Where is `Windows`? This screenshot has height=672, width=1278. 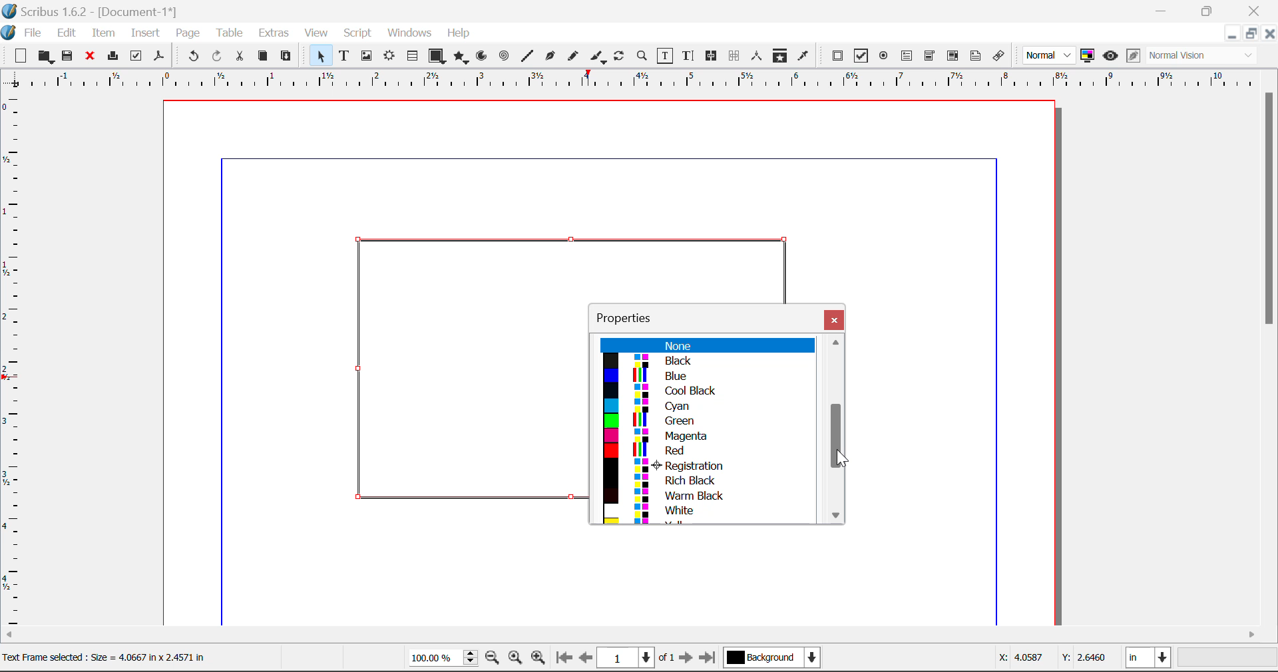 Windows is located at coordinates (409, 34).